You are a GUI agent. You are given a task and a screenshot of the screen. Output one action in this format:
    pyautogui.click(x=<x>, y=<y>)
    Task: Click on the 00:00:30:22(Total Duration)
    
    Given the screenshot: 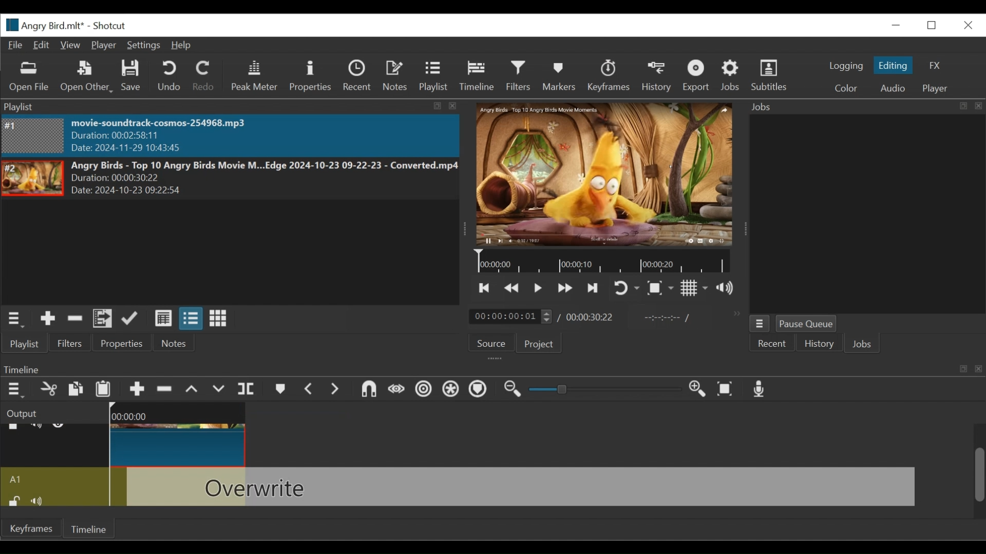 What is the action you would take?
    pyautogui.click(x=587, y=317)
    